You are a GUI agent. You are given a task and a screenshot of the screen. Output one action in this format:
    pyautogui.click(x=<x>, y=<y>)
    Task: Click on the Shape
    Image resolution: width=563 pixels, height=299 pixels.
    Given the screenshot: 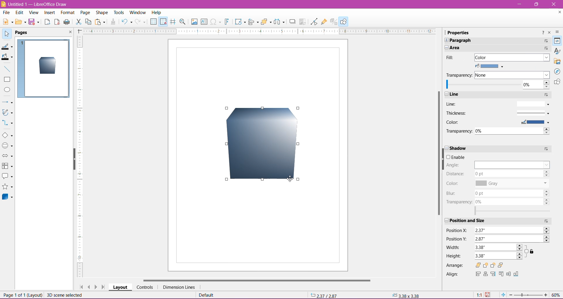 What is the action you would take?
    pyautogui.click(x=102, y=13)
    